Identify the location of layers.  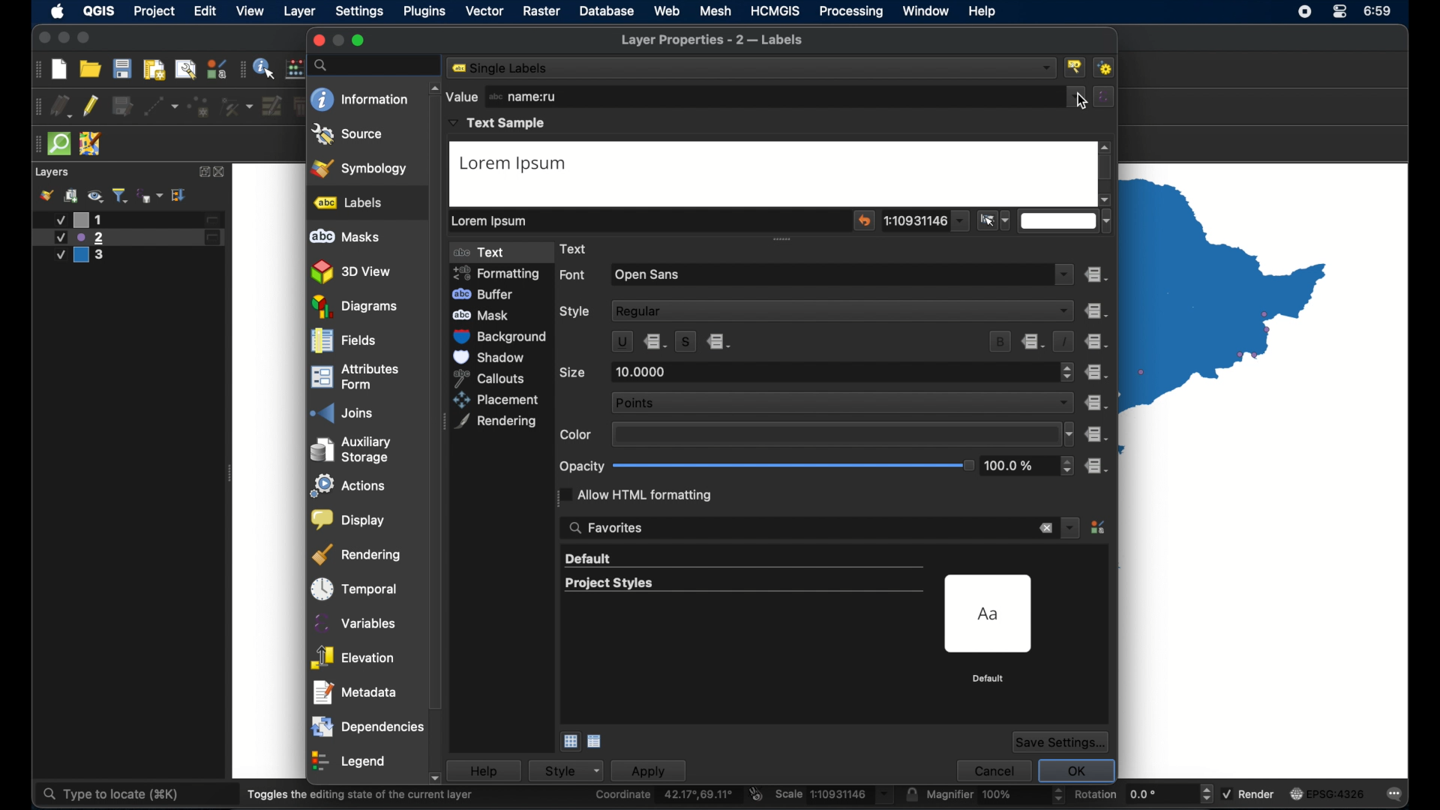
(53, 172).